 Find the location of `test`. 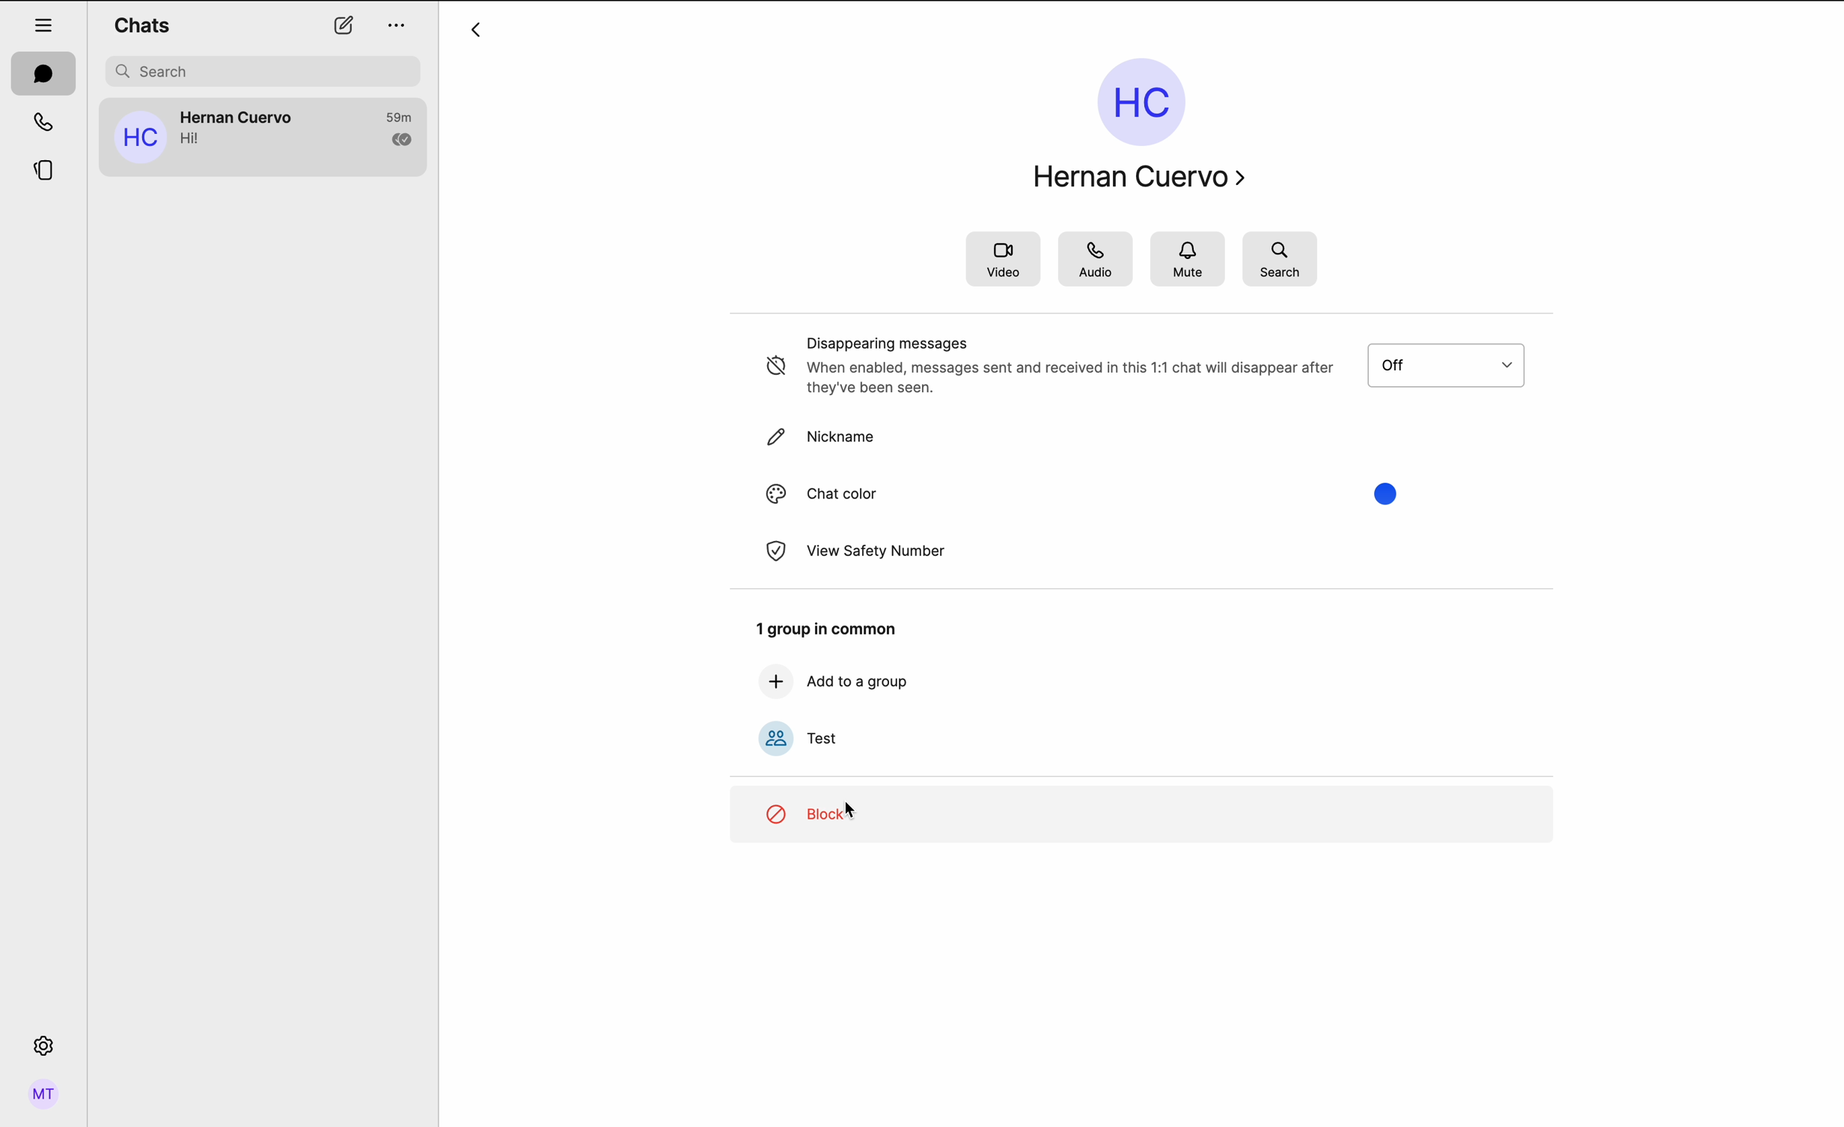

test is located at coordinates (799, 738).